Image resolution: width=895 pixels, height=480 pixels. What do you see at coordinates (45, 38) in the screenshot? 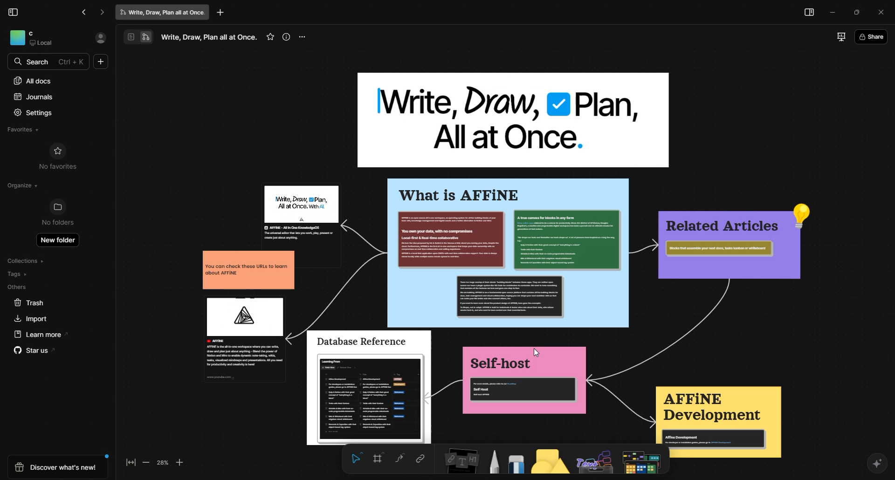
I see `local workspace` at bounding box center [45, 38].